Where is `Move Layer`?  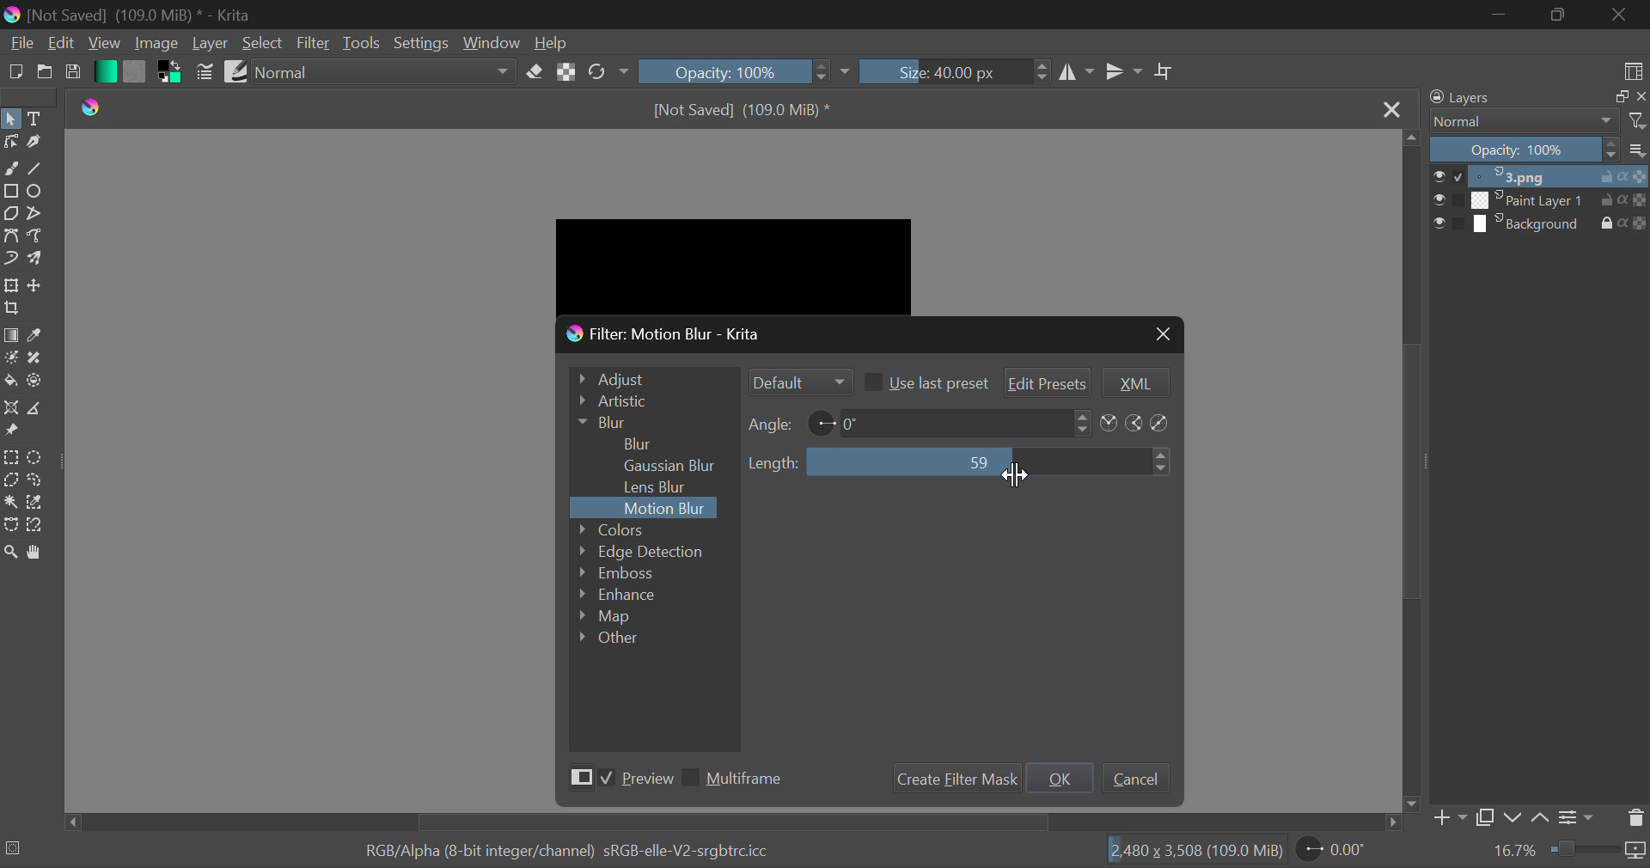 Move Layer is located at coordinates (38, 284).